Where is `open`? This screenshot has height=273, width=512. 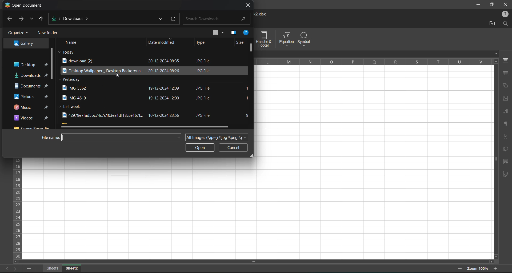
open is located at coordinates (200, 148).